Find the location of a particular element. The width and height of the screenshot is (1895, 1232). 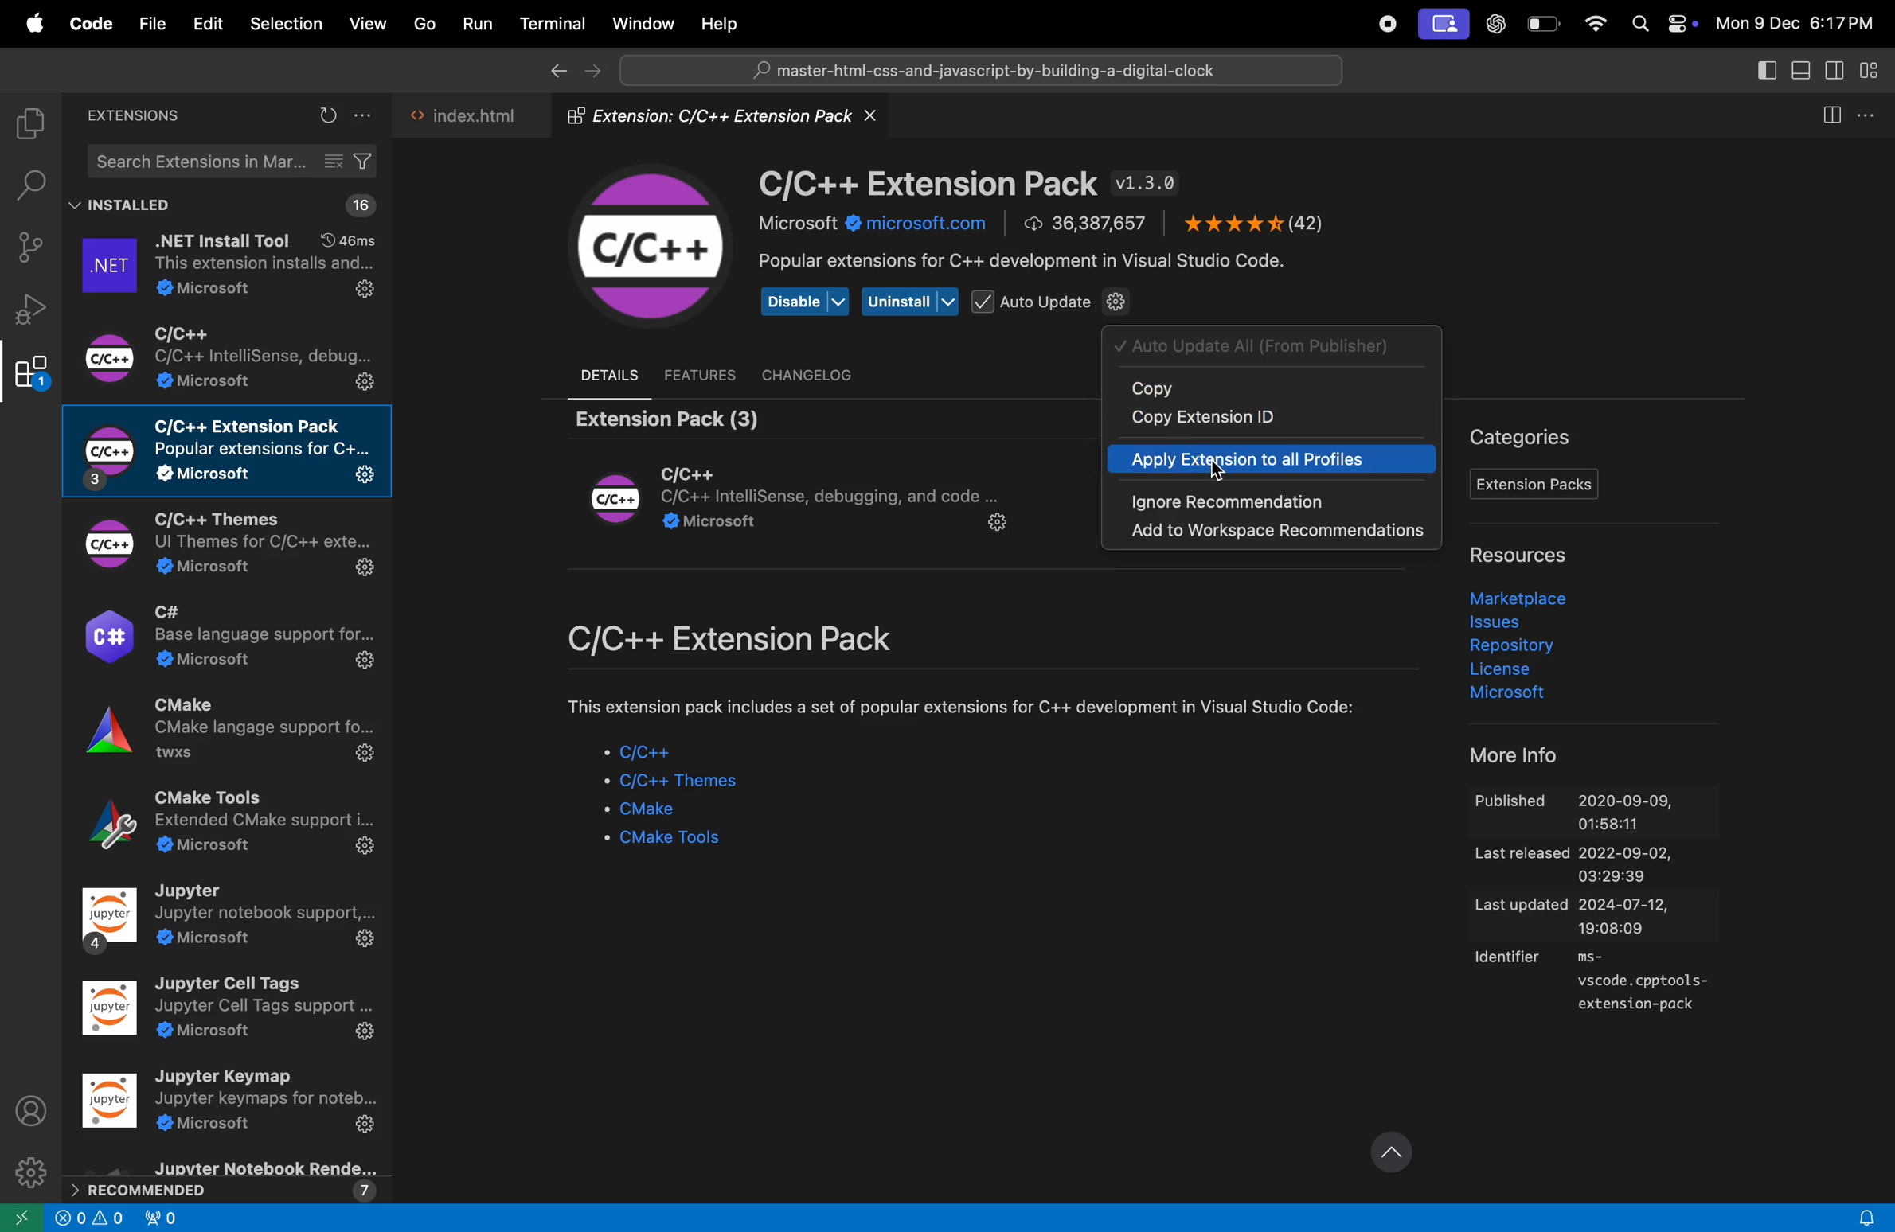

Cmake is located at coordinates (670, 813).